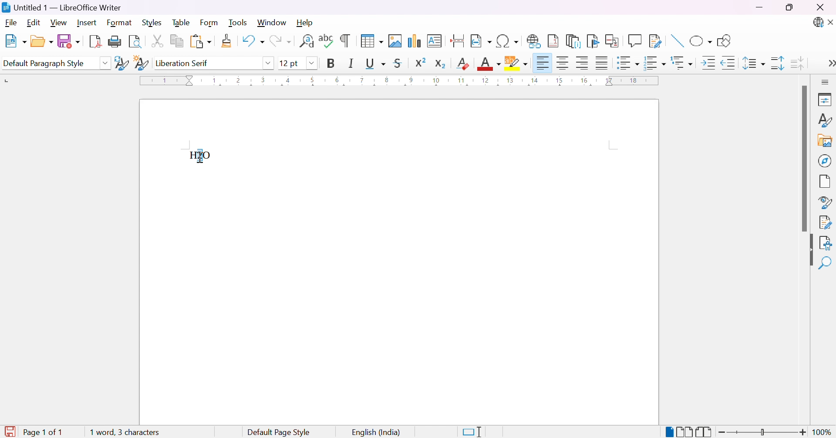  What do you see at coordinates (375, 63) in the screenshot?
I see `Underline` at bounding box center [375, 63].